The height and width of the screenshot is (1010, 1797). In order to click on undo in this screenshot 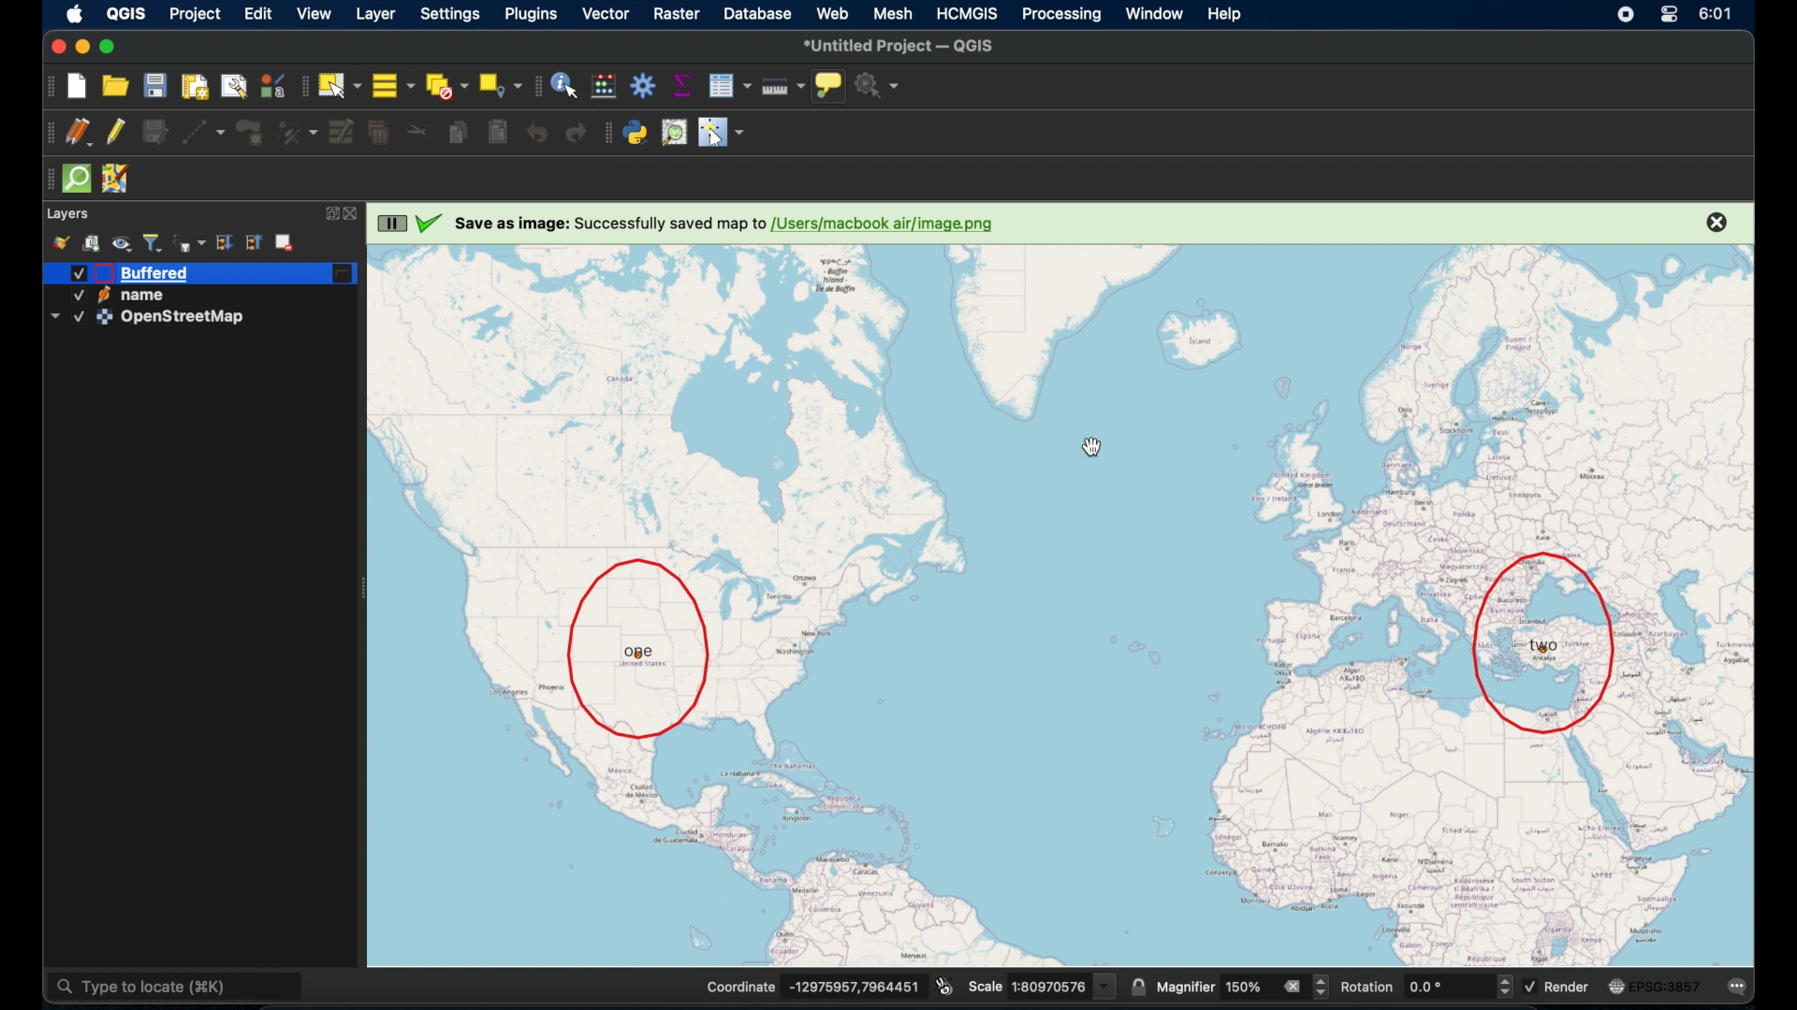, I will do `click(535, 133)`.